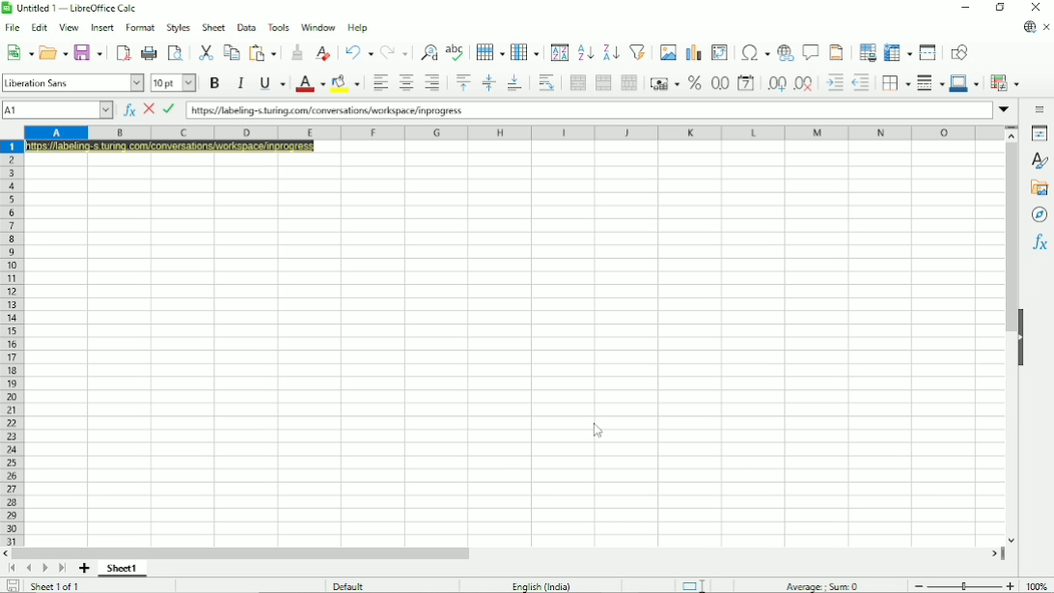  Describe the element at coordinates (103, 27) in the screenshot. I see `insert` at that location.